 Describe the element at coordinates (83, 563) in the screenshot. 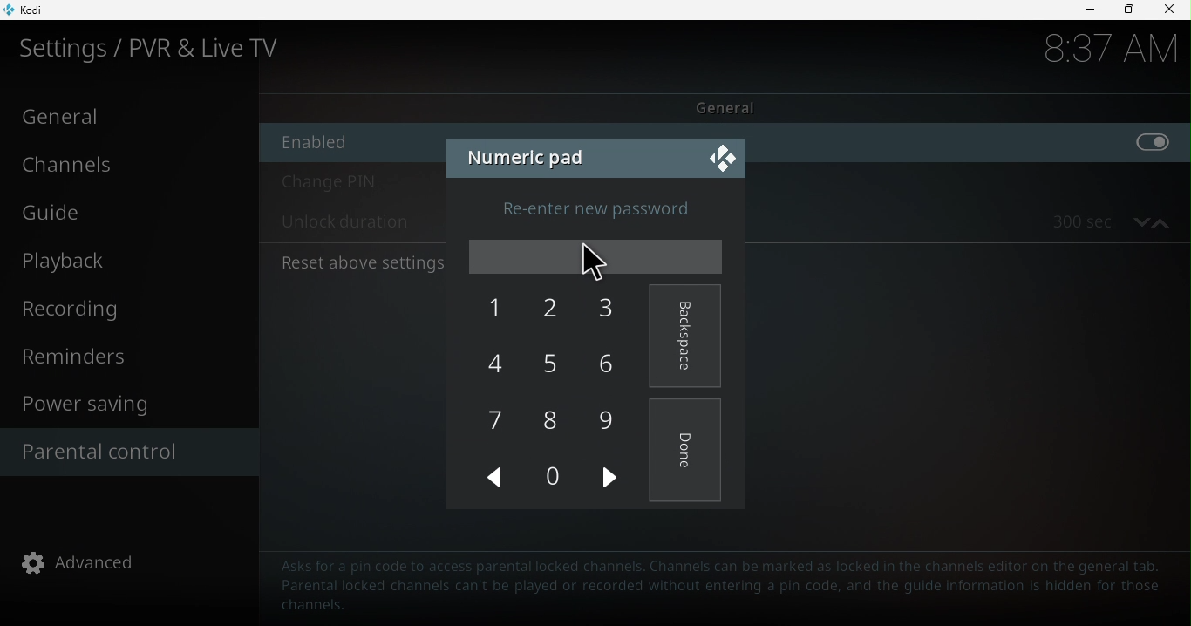

I see `advanced` at that location.